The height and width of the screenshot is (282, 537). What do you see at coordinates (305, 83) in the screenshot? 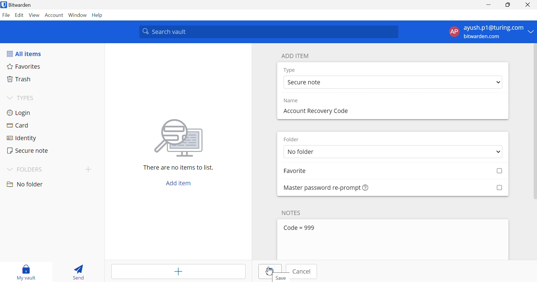
I see `Secure note` at bounding box center [305, 83].